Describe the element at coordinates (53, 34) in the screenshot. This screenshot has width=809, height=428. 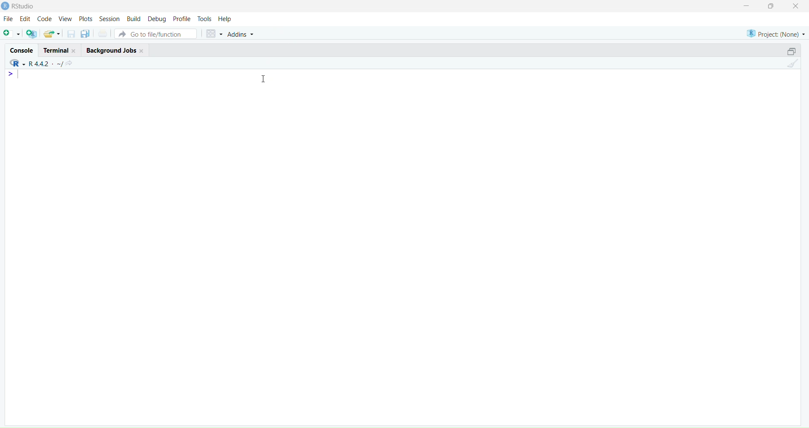
I see `open an existing file` at that location.